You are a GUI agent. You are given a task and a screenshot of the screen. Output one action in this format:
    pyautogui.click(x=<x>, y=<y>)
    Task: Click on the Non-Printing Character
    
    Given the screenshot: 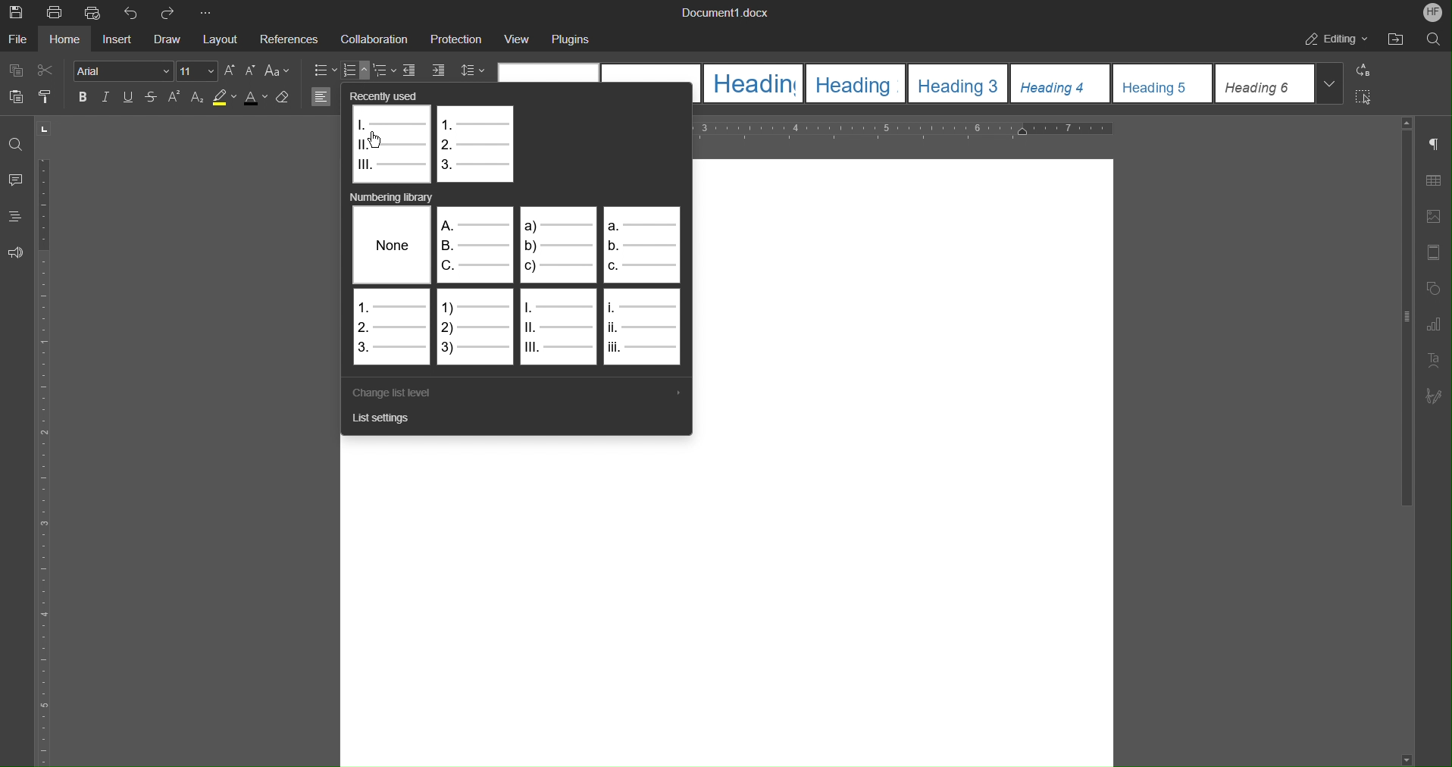 What is the action you would take?
    pyautogui.click(x=1433, y=144)
    